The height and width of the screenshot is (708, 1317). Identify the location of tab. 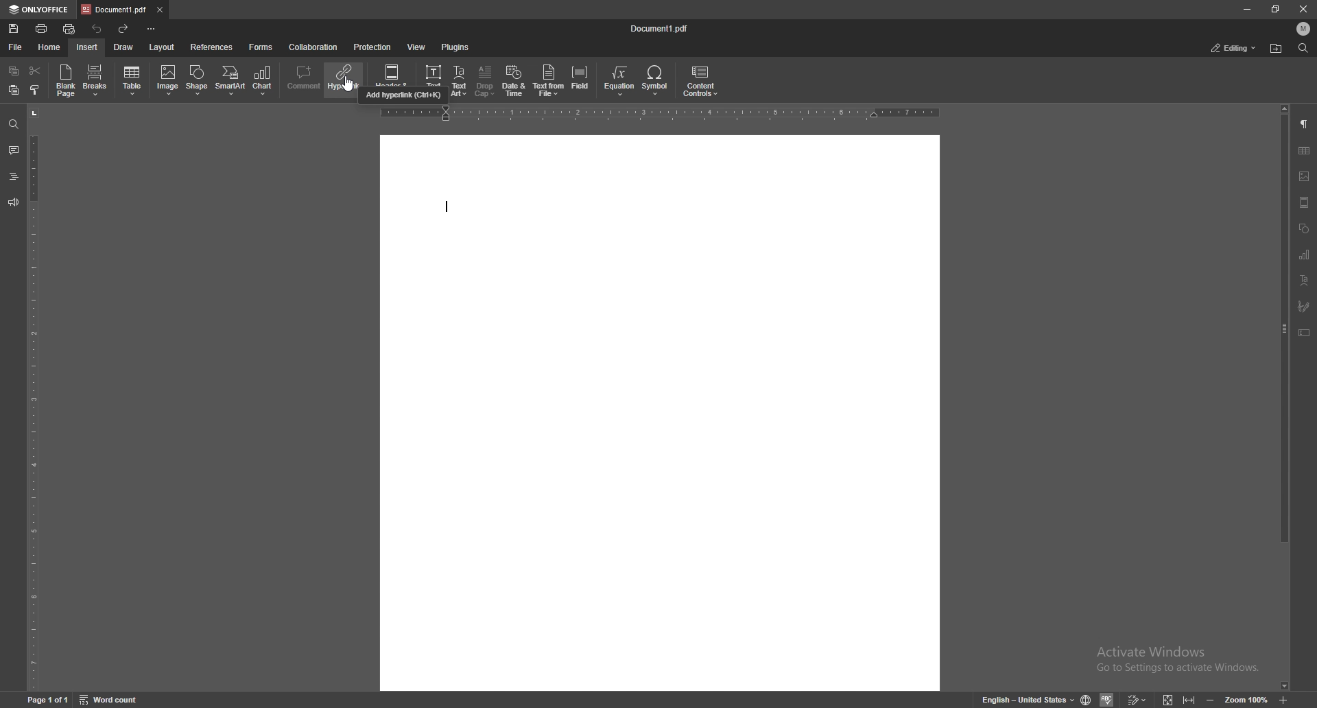
(114, 10).